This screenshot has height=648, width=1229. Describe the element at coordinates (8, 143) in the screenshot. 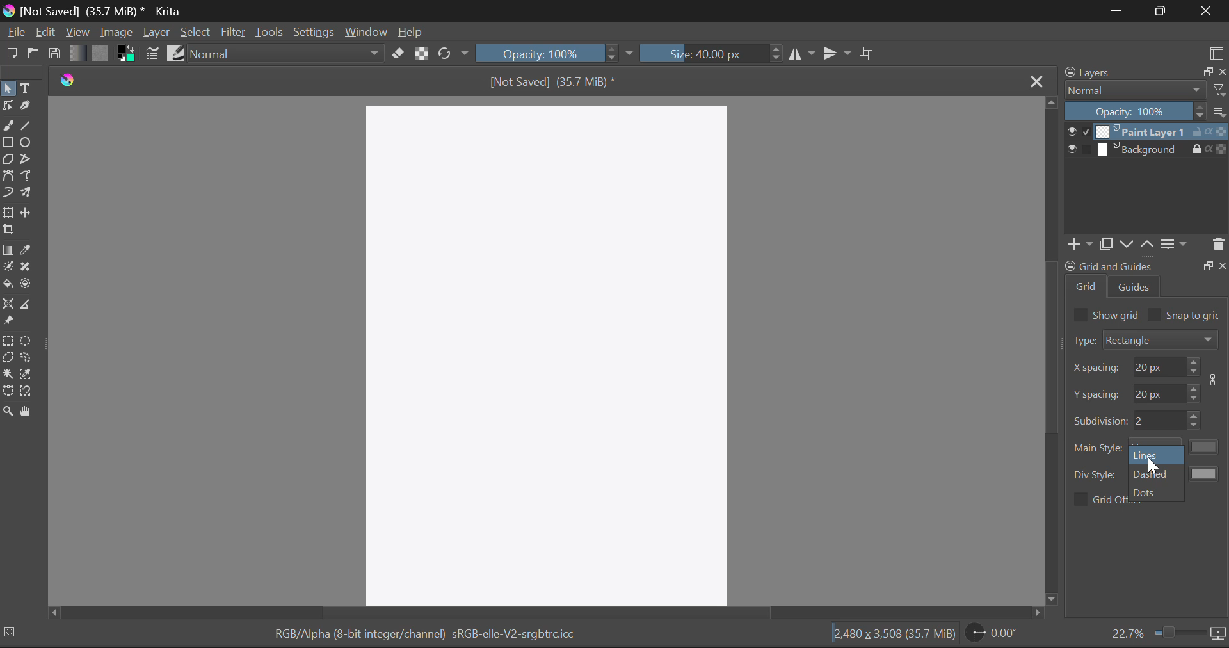

I see `Rectangle` at that location.